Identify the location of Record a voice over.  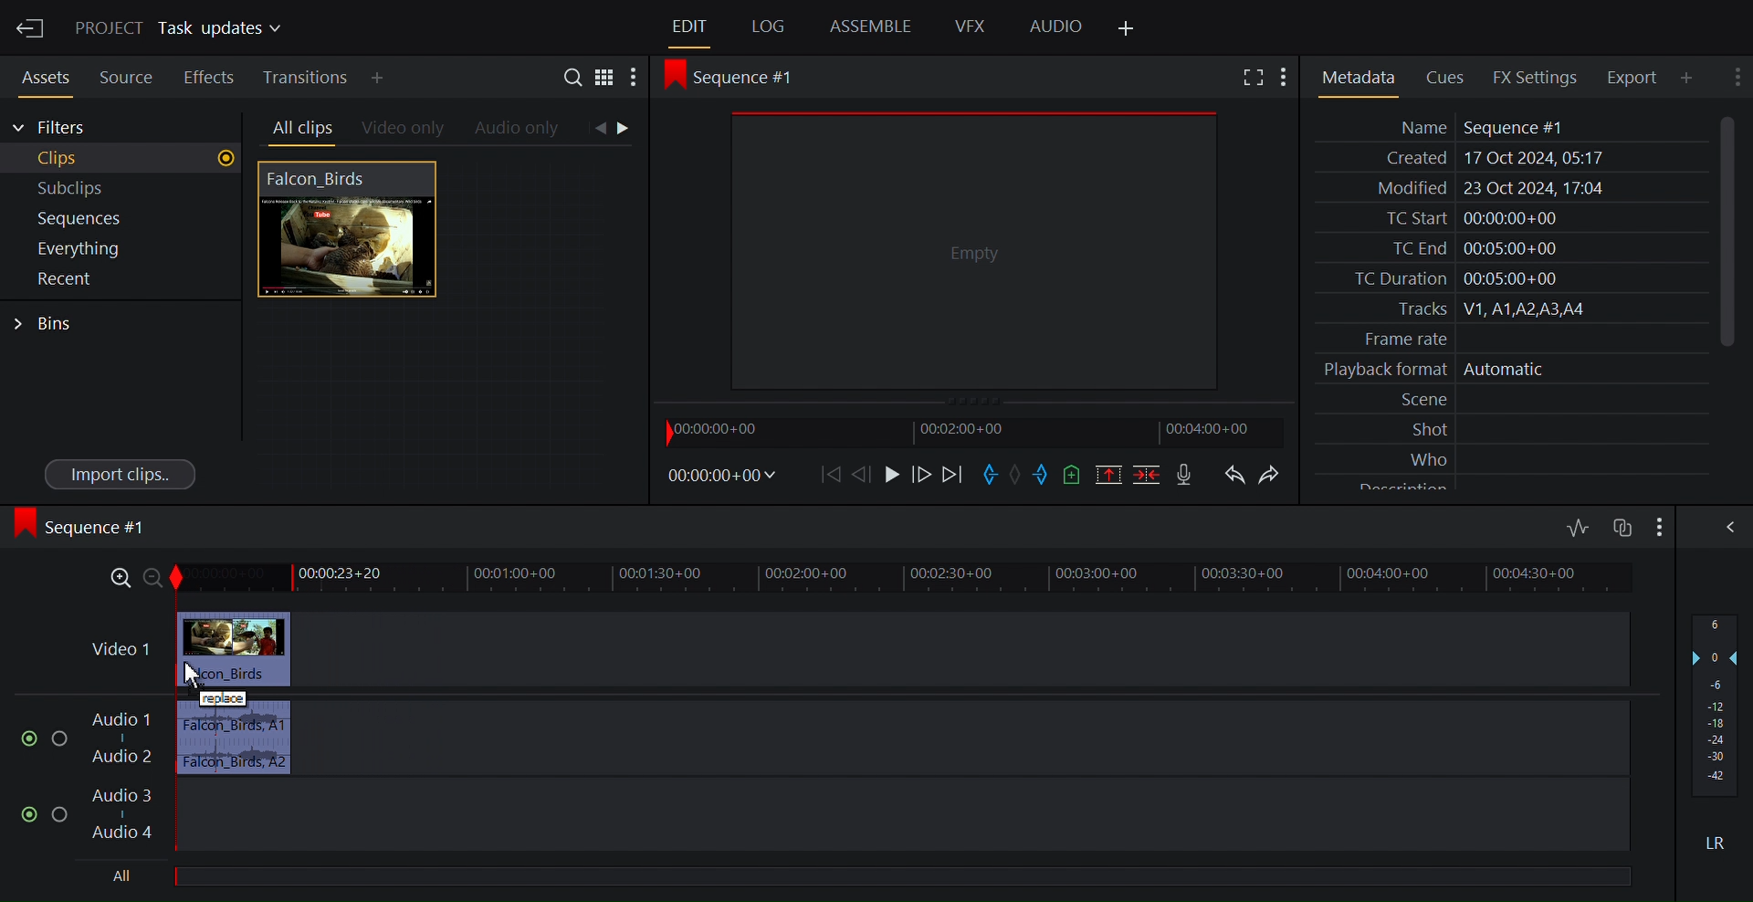
(1186, 476).